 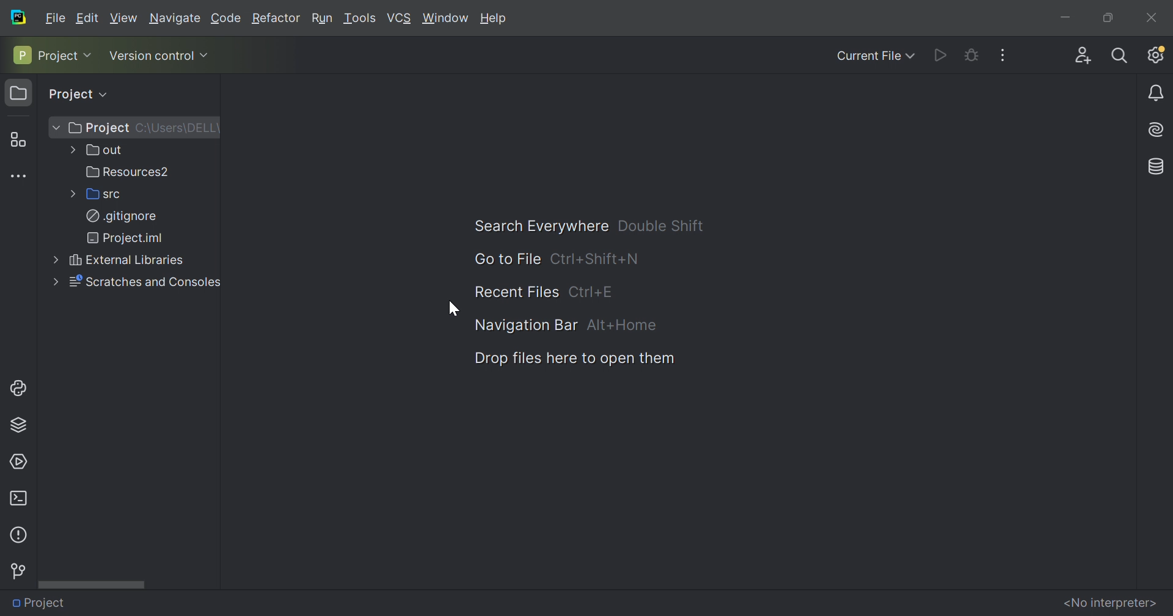 I want to click on <No interpreter>, so click(x=1109, y=602).